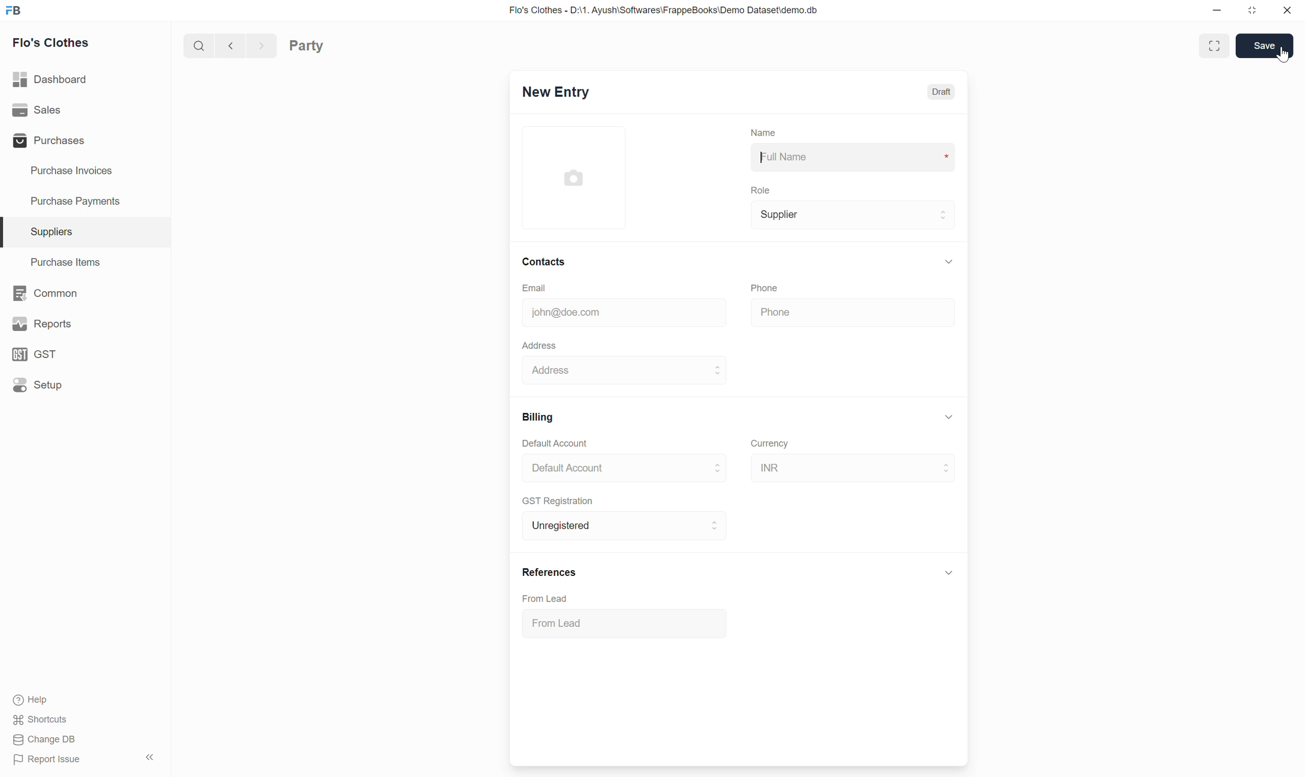 The width and height of the screenshot is (1305, 777). What do you see at coordinates (1217, 10) in the screenshot?
I see `Minimize` at bounding box center [1217, 10].